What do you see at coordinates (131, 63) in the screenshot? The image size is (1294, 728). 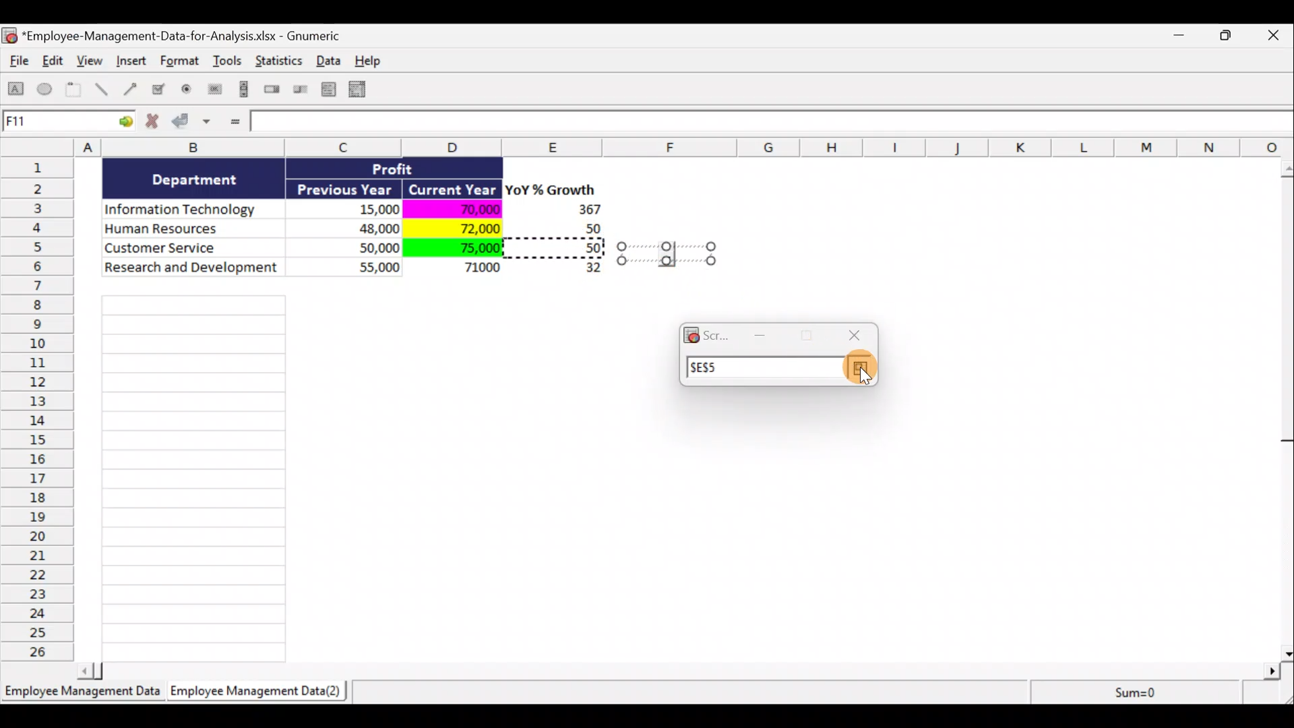 I see `Insert` at bounding box center [131, 63].